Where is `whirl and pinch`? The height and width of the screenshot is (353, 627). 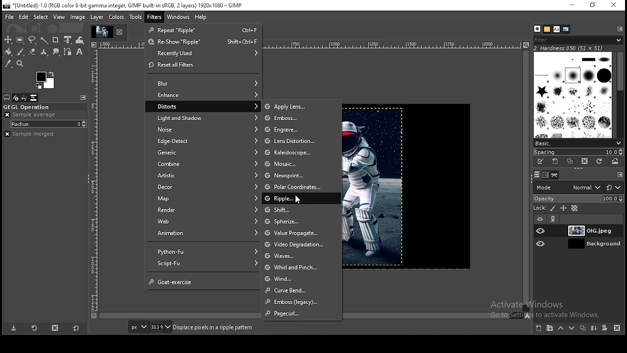 whirl and pinch is located at coordinates (294, 266).